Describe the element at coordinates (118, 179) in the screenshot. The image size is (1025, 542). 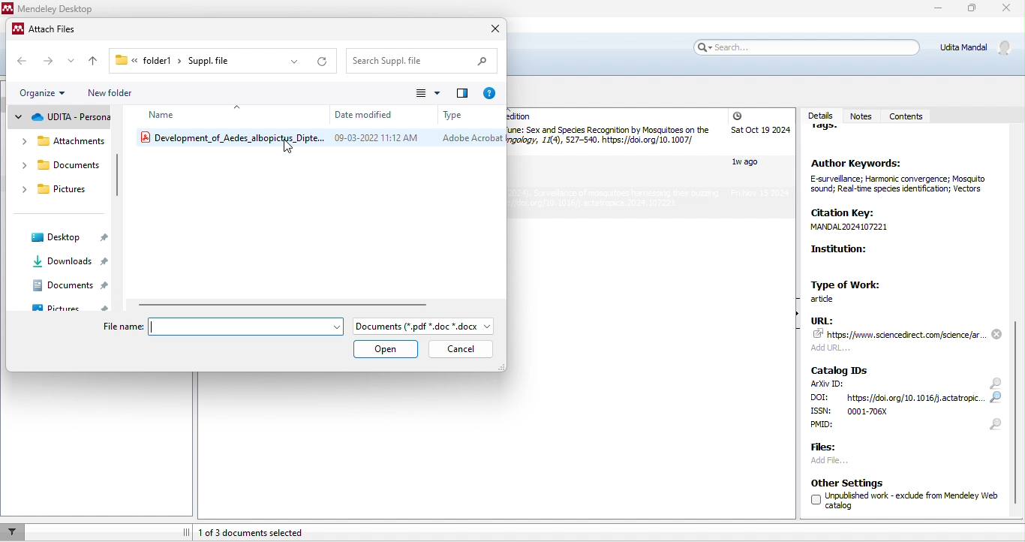
I see `vertical scroll bar` at that location.